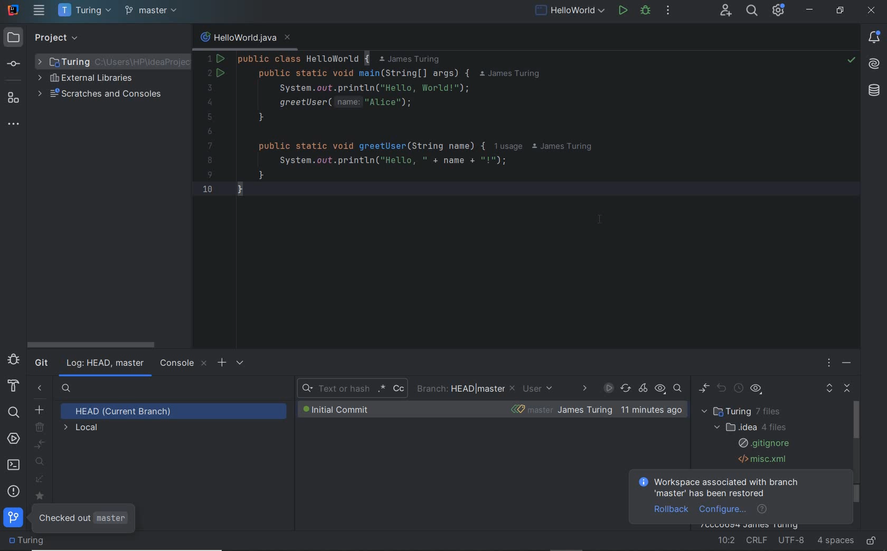 The image size is (887, 551). I want to click on git, so click(41, 364).